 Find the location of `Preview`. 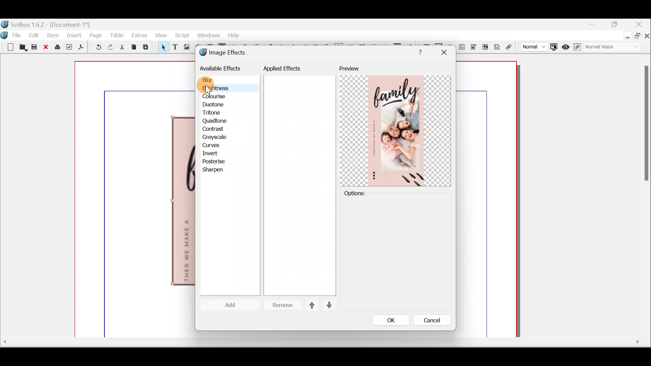

Preview is located at coordinates (395, 126).